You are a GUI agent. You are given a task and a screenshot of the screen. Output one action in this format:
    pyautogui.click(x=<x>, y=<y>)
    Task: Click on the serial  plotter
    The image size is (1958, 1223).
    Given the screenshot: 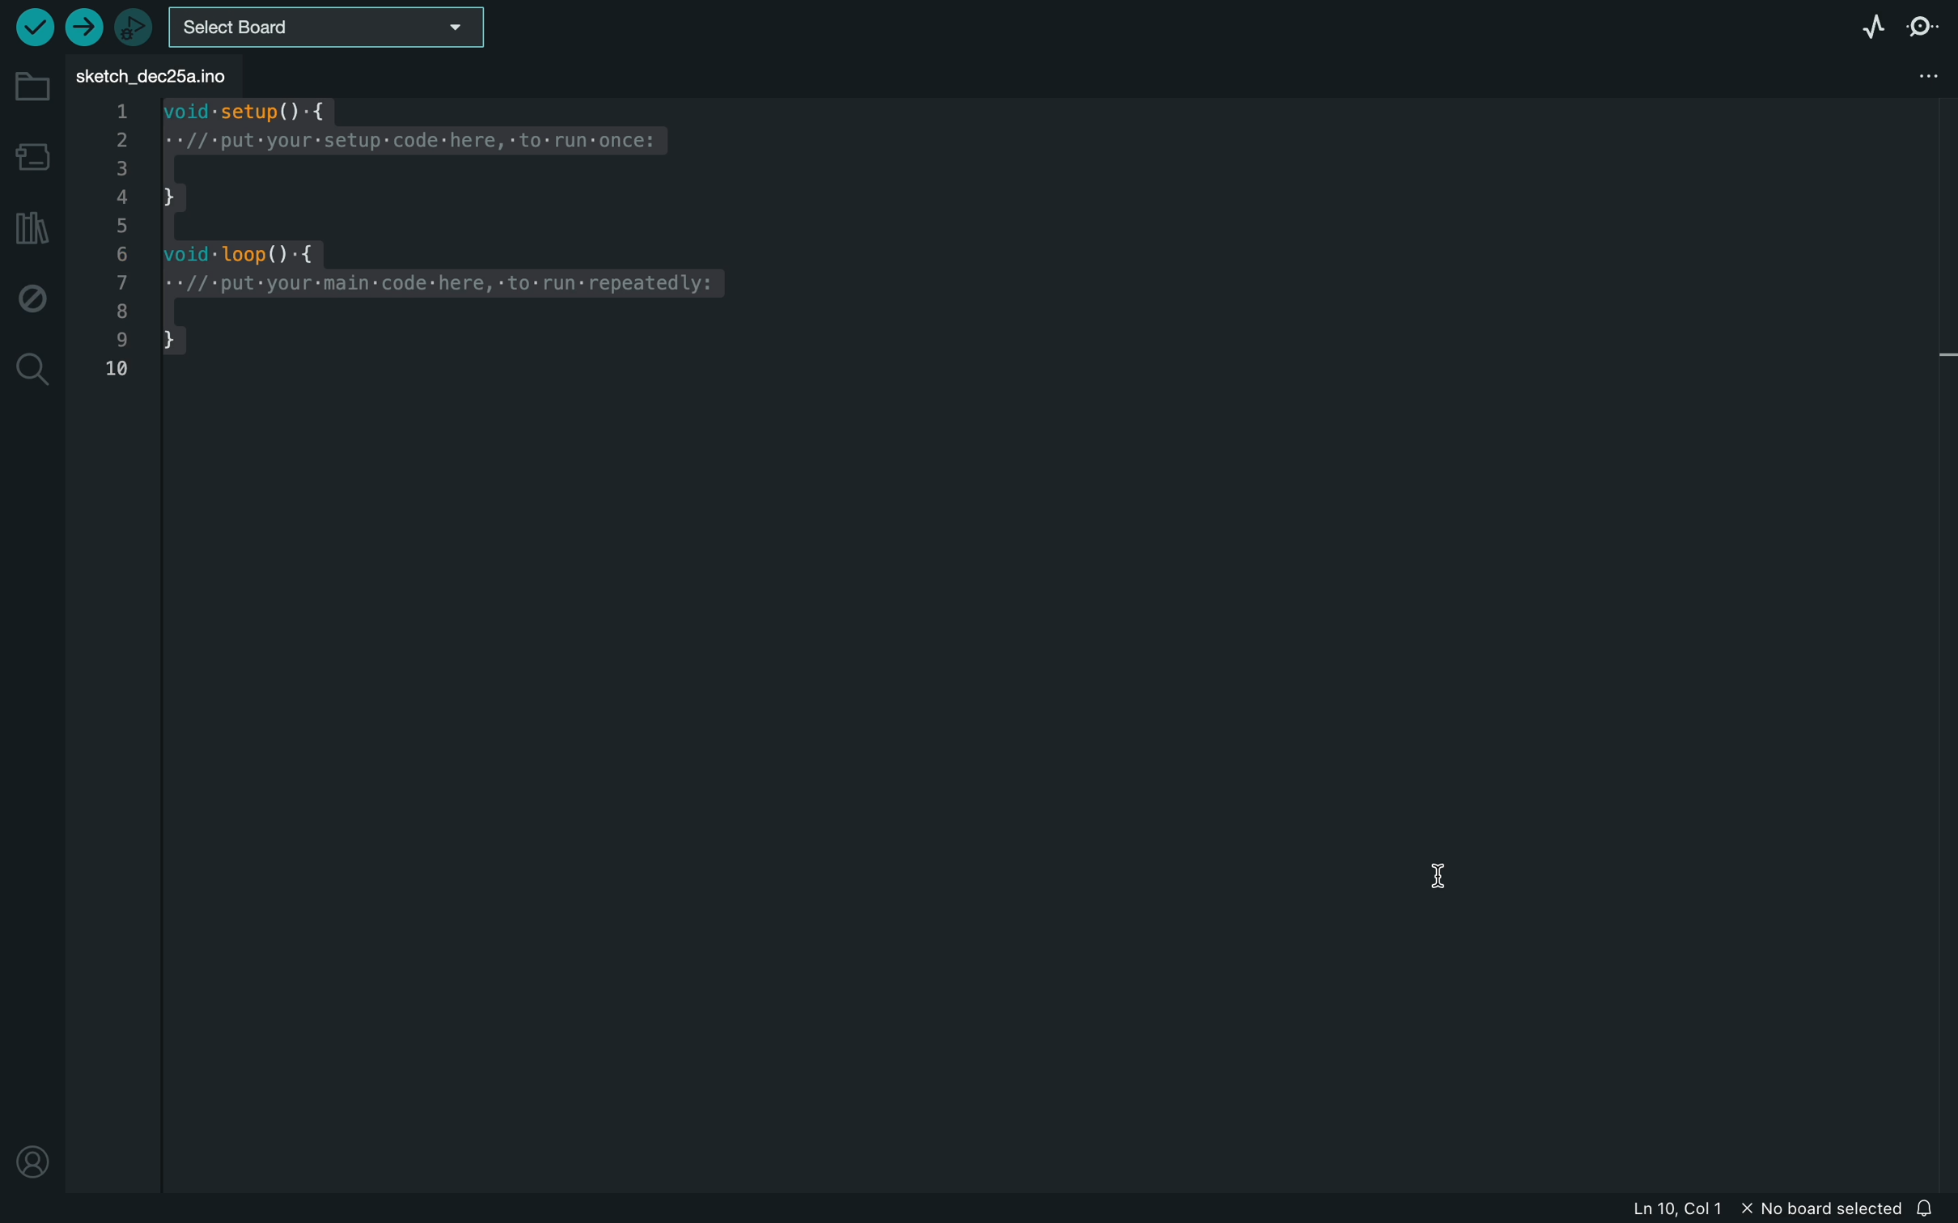 What is the action you would take?
    pyautogui.click(x=1871, y=23)
    